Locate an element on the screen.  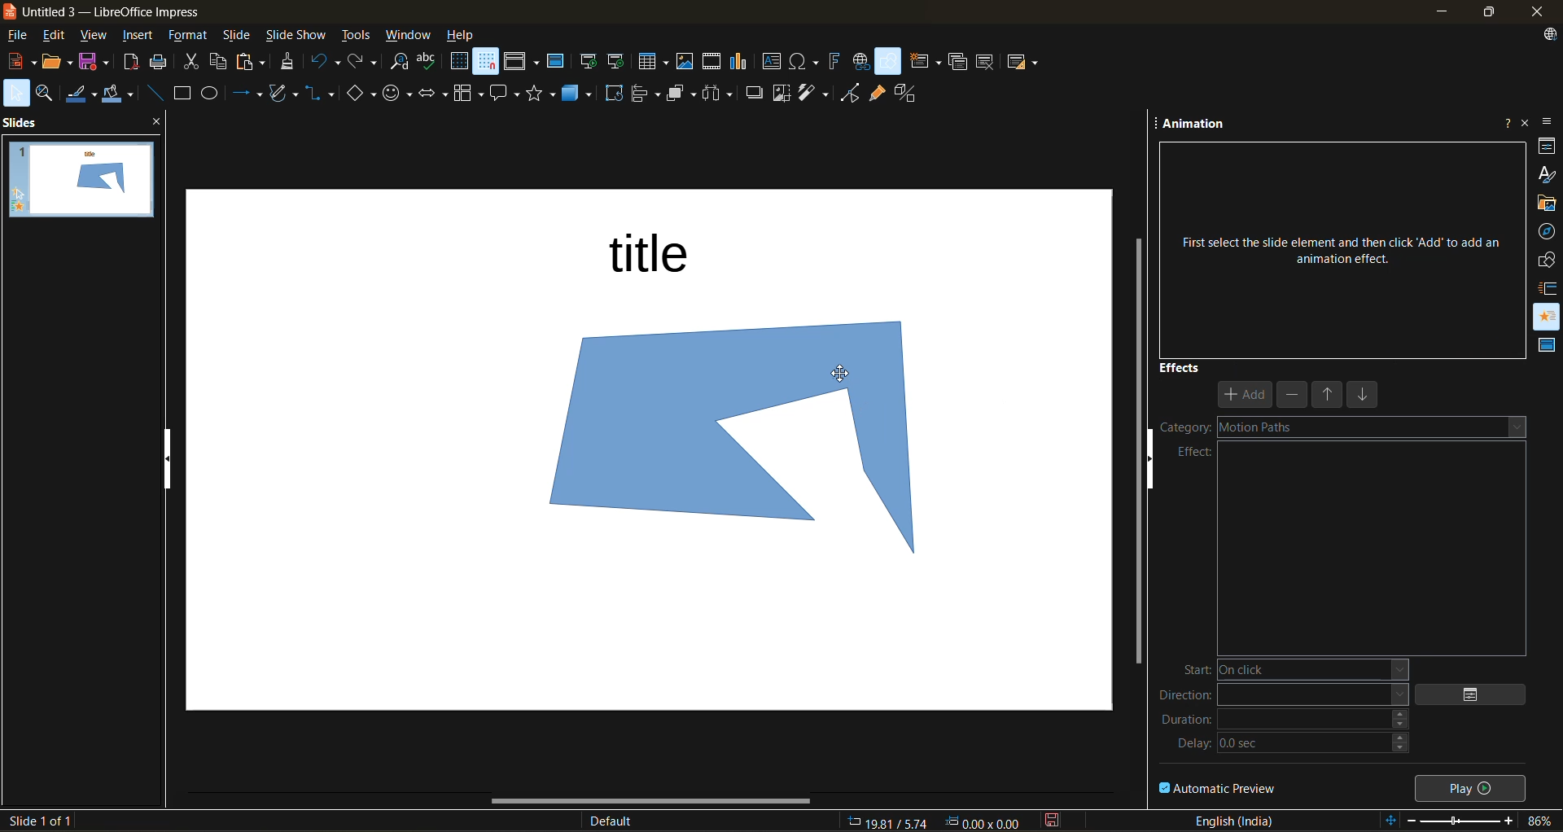
remove effect is located at coordinates (1295, 395).